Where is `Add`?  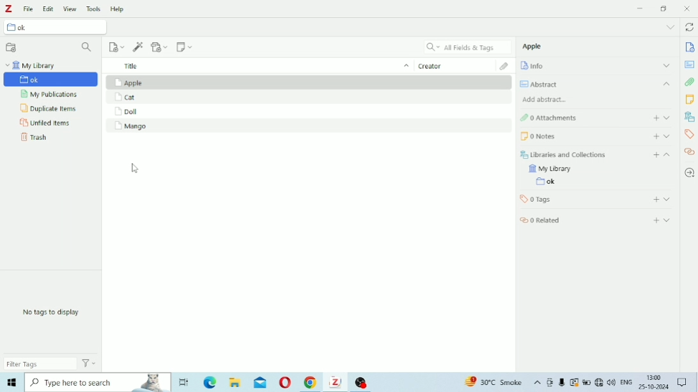
Add is located at coordinates (656, 118).